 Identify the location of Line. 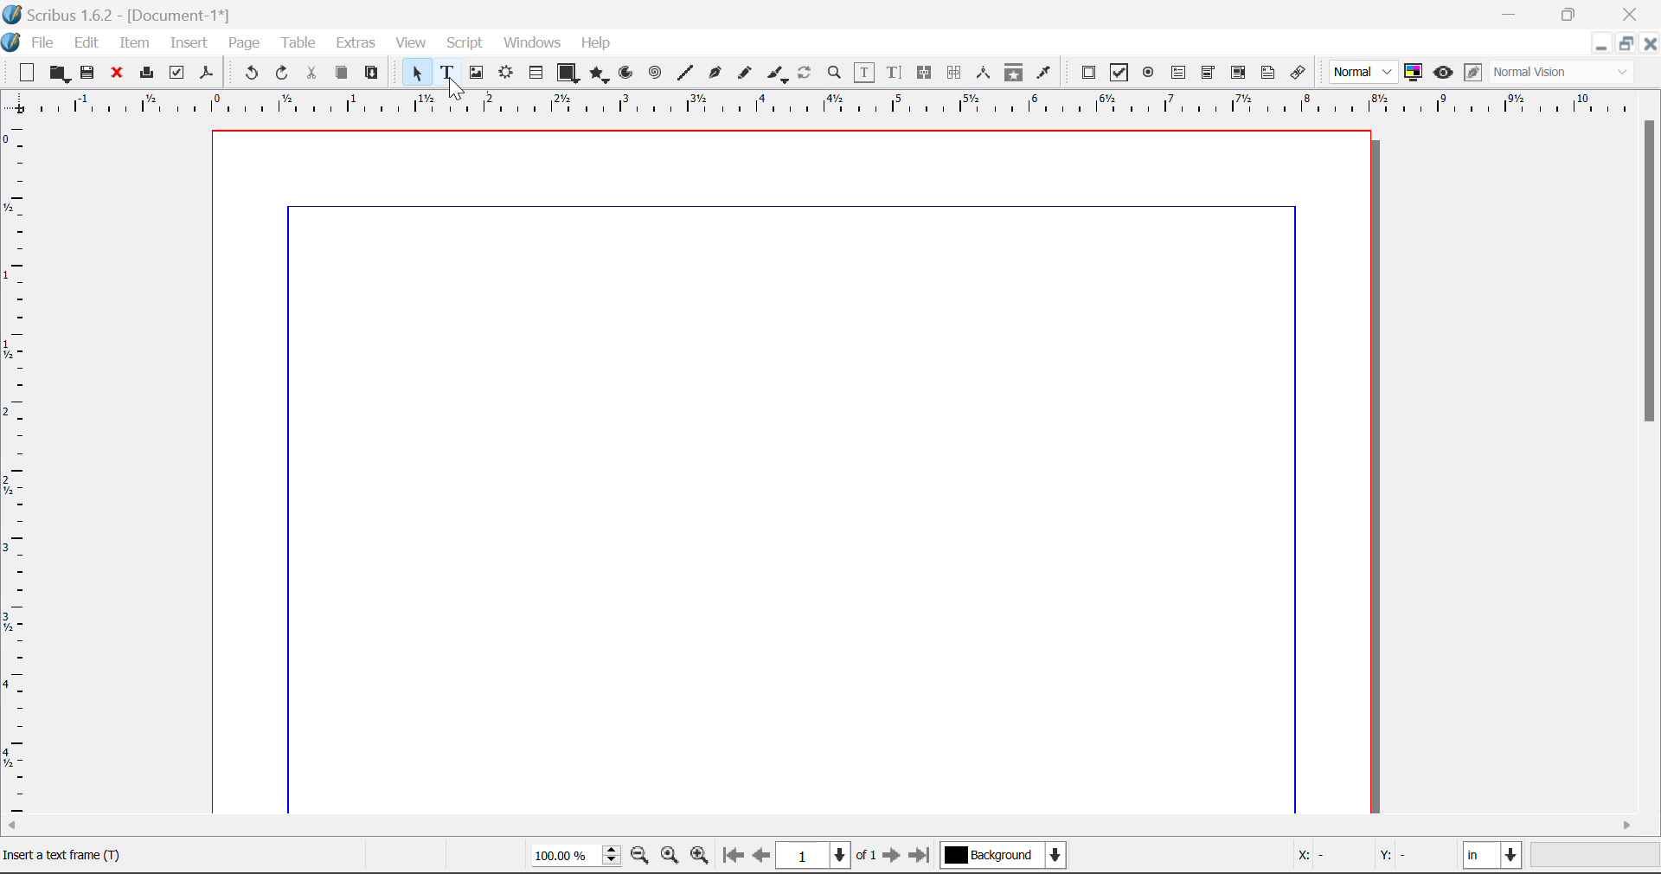
(685, 73).